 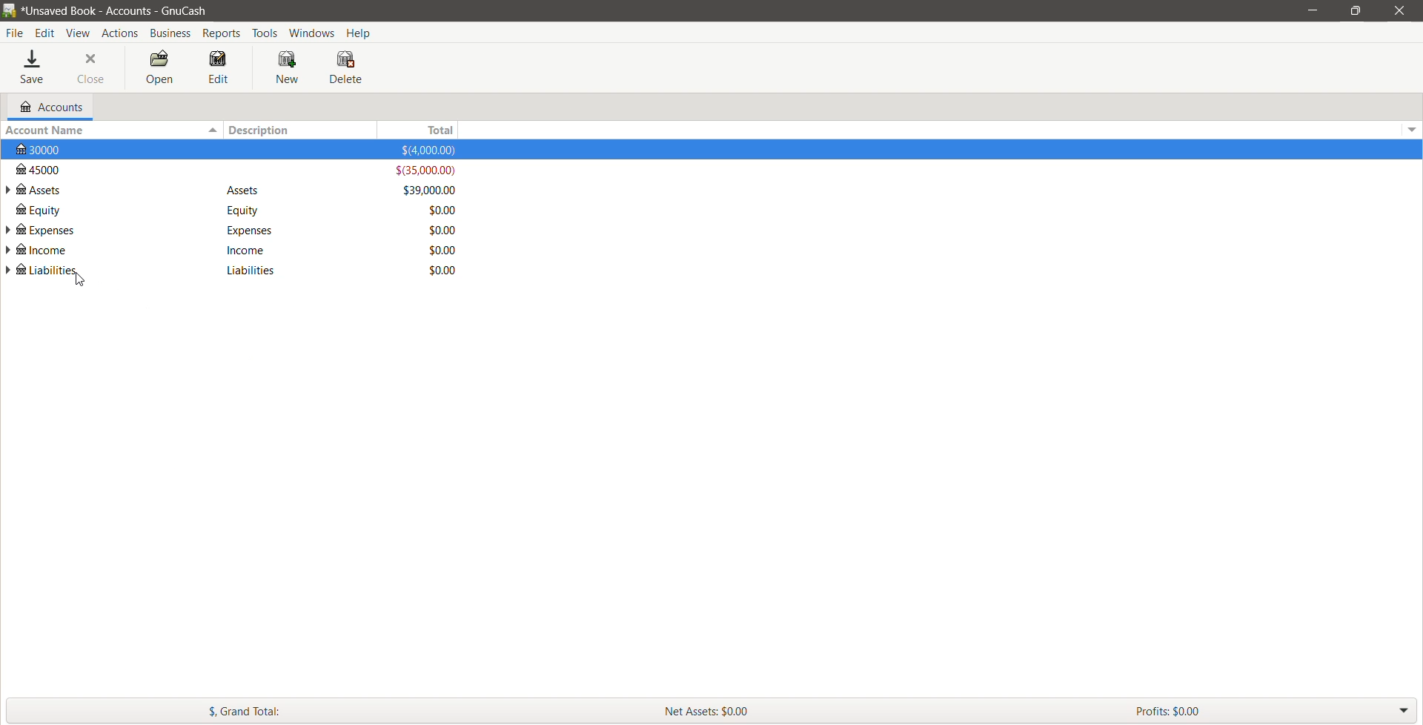 What do you see at coordinates (1313, 10) in the screenshot?
I see `Minimize` at bounding box center [1313, 10].